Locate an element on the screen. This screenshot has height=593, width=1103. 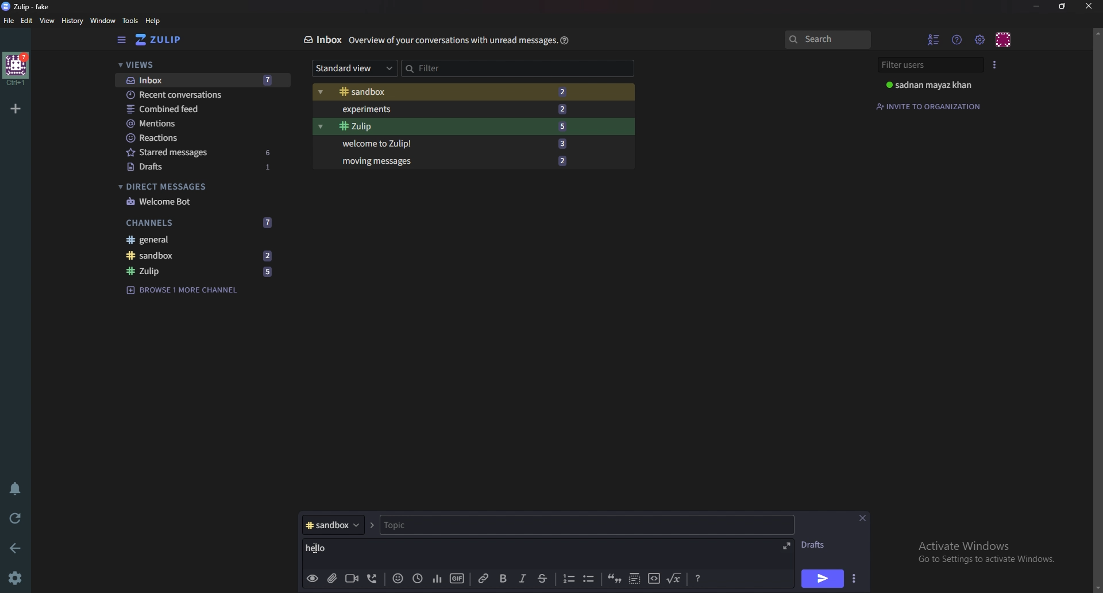
poll is located at coordinates (439, 579).